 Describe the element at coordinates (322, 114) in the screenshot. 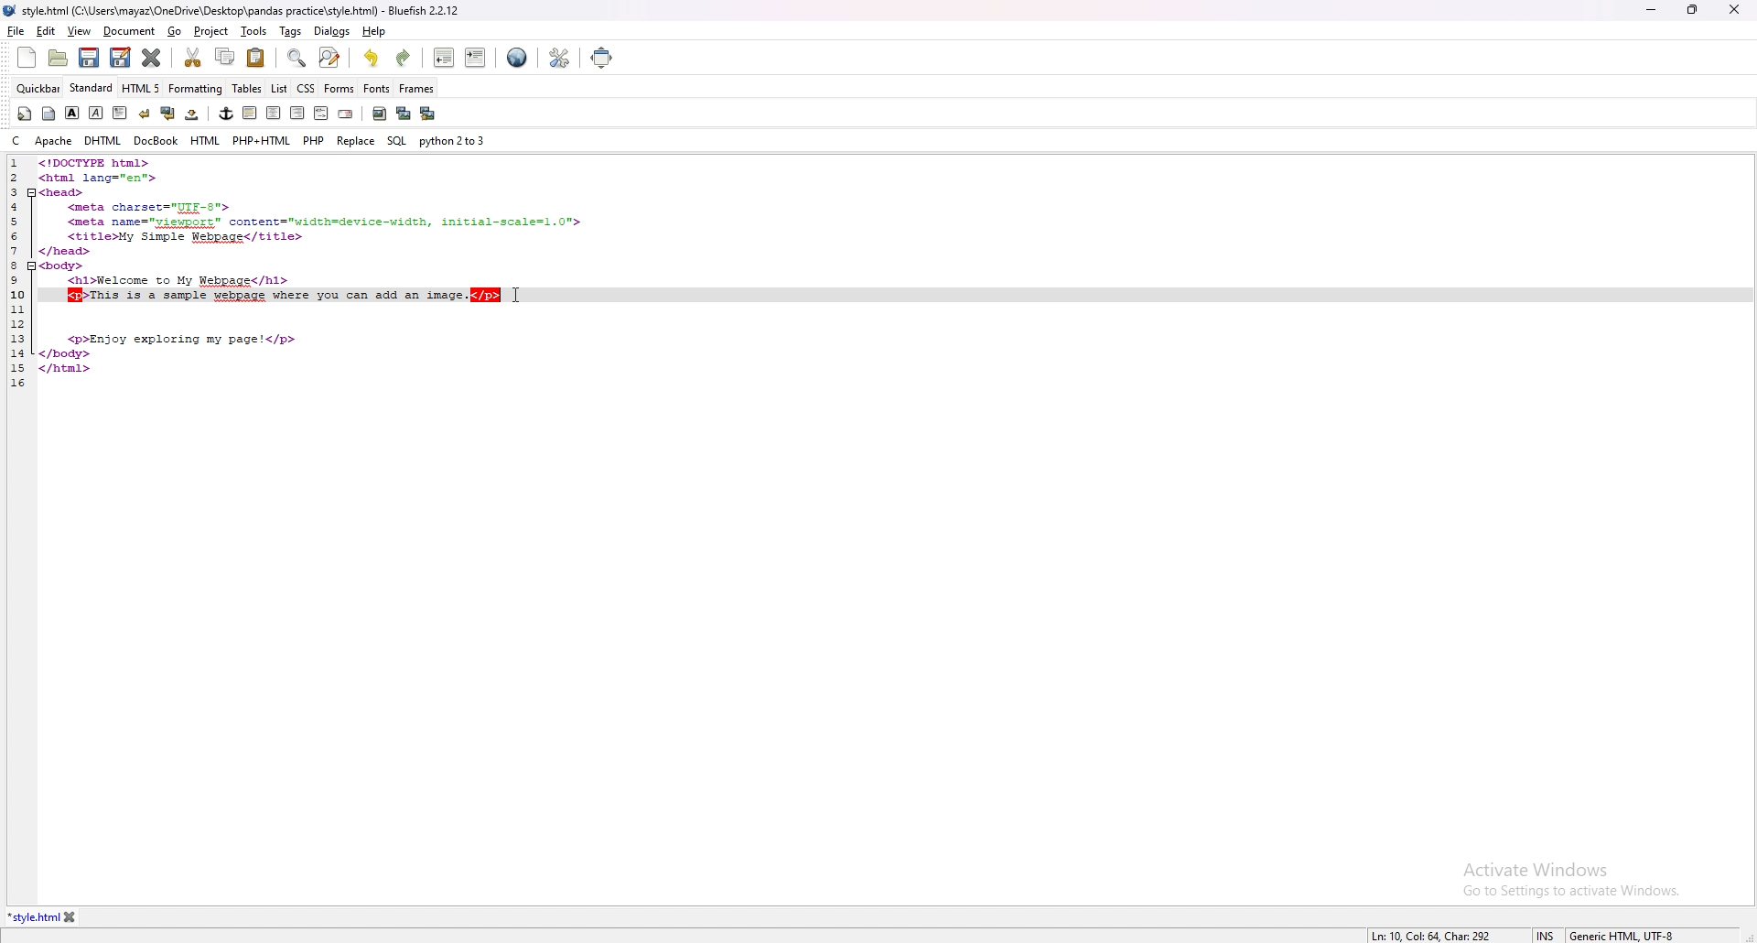

I see `html comment` at that location.